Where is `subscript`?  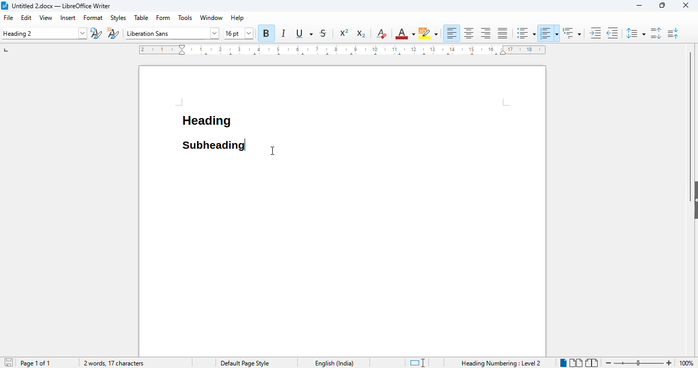
subscript is located at coordinates (362, 34).